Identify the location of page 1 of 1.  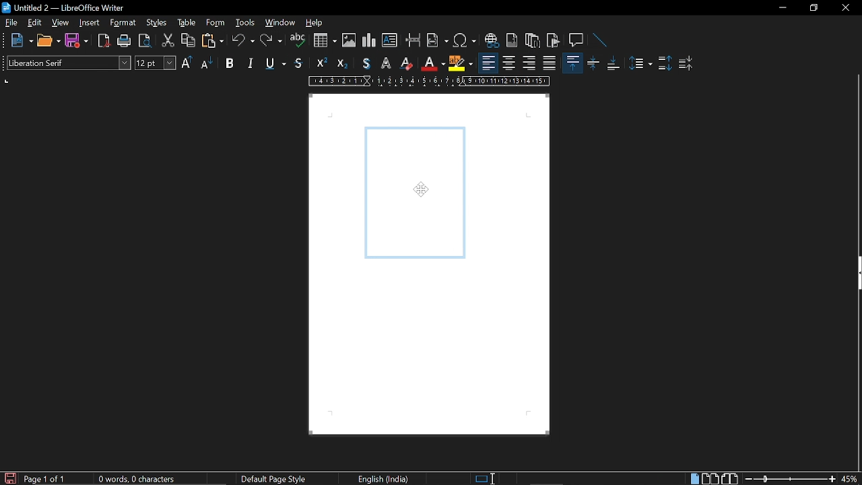
(48, 479).